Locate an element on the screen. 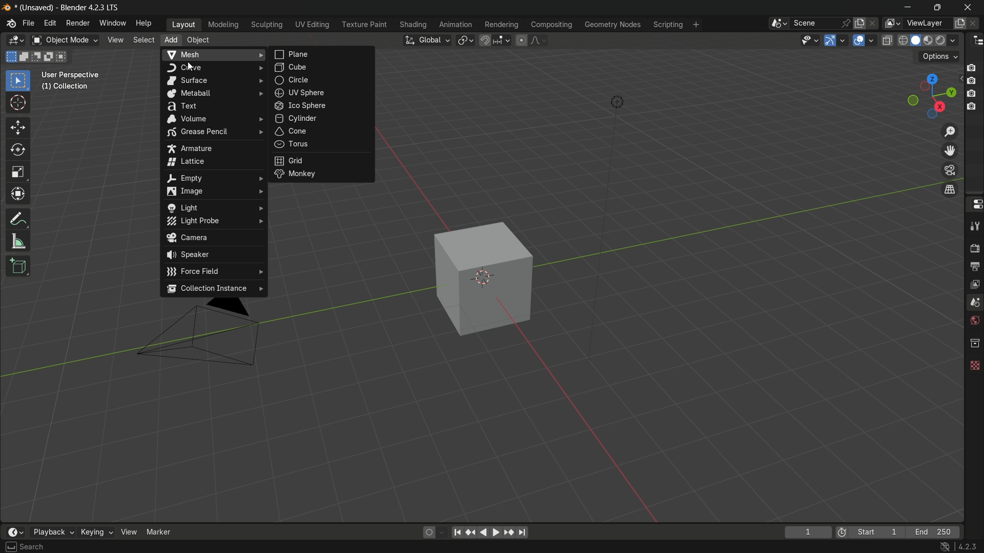 This screenshot has height=553, width=984. browse scenes is located at coordinates (778, 24).